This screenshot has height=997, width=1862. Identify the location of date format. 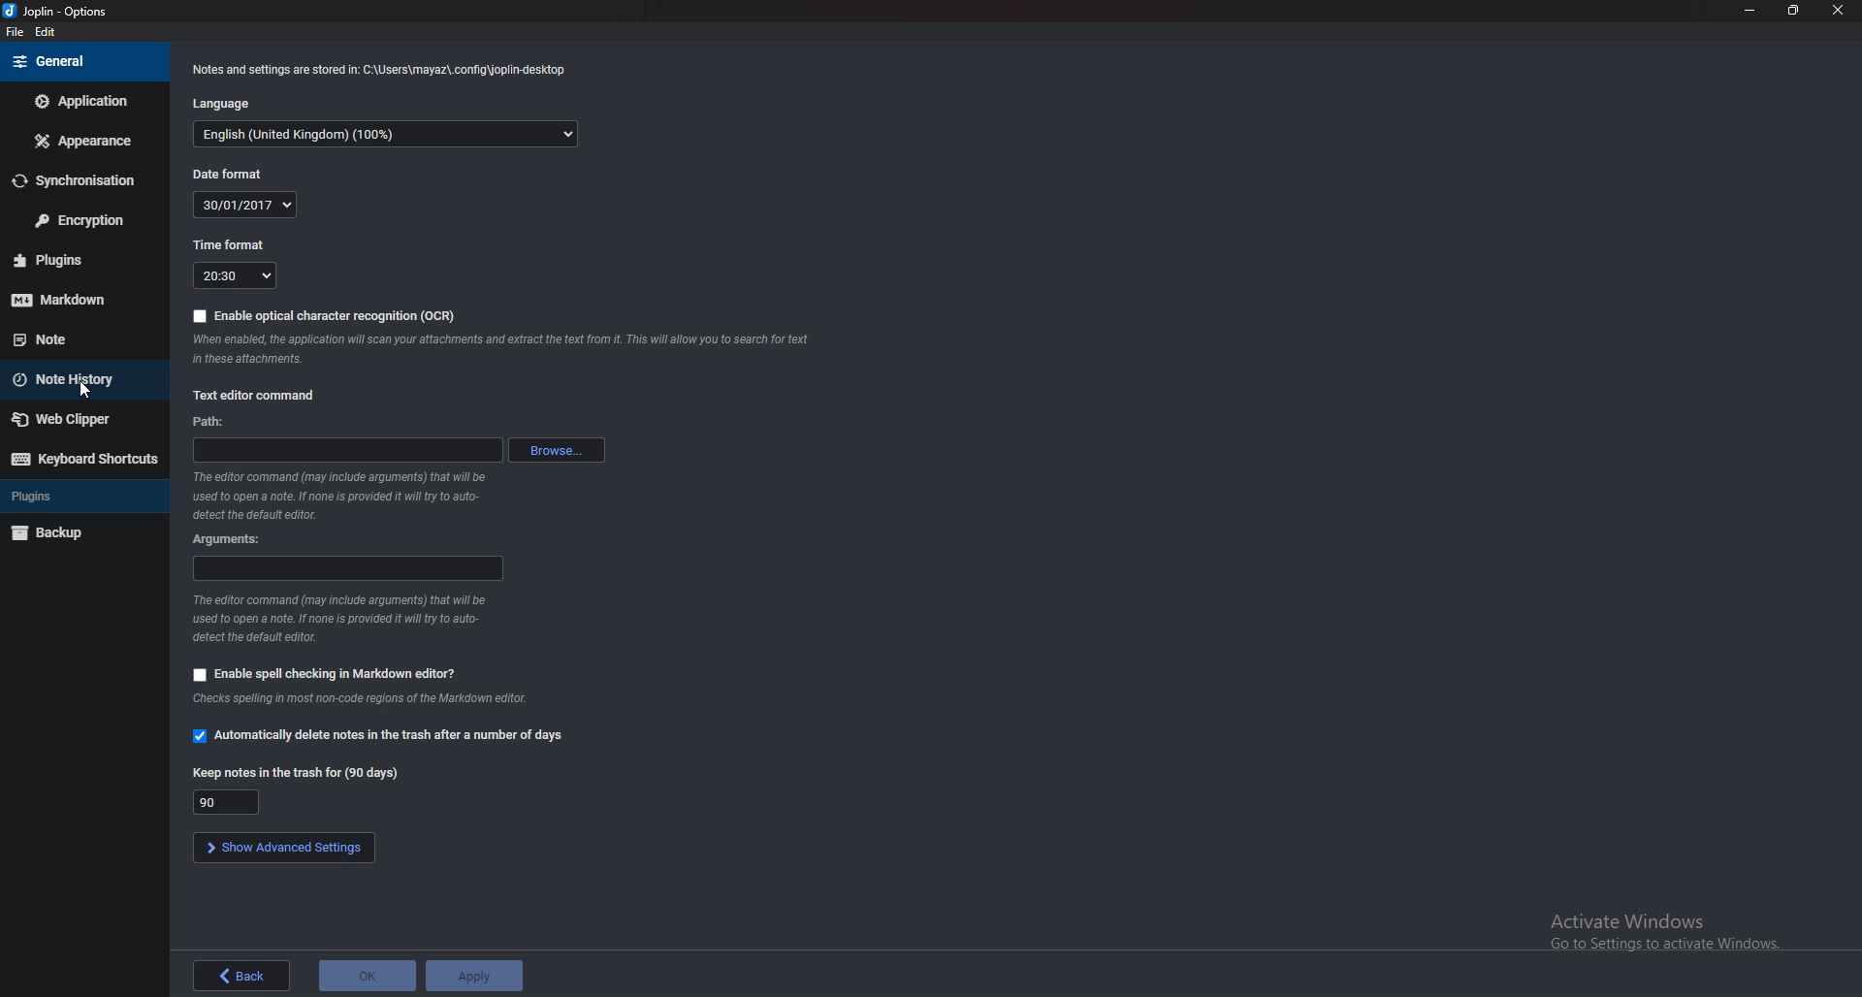
(244, 206).